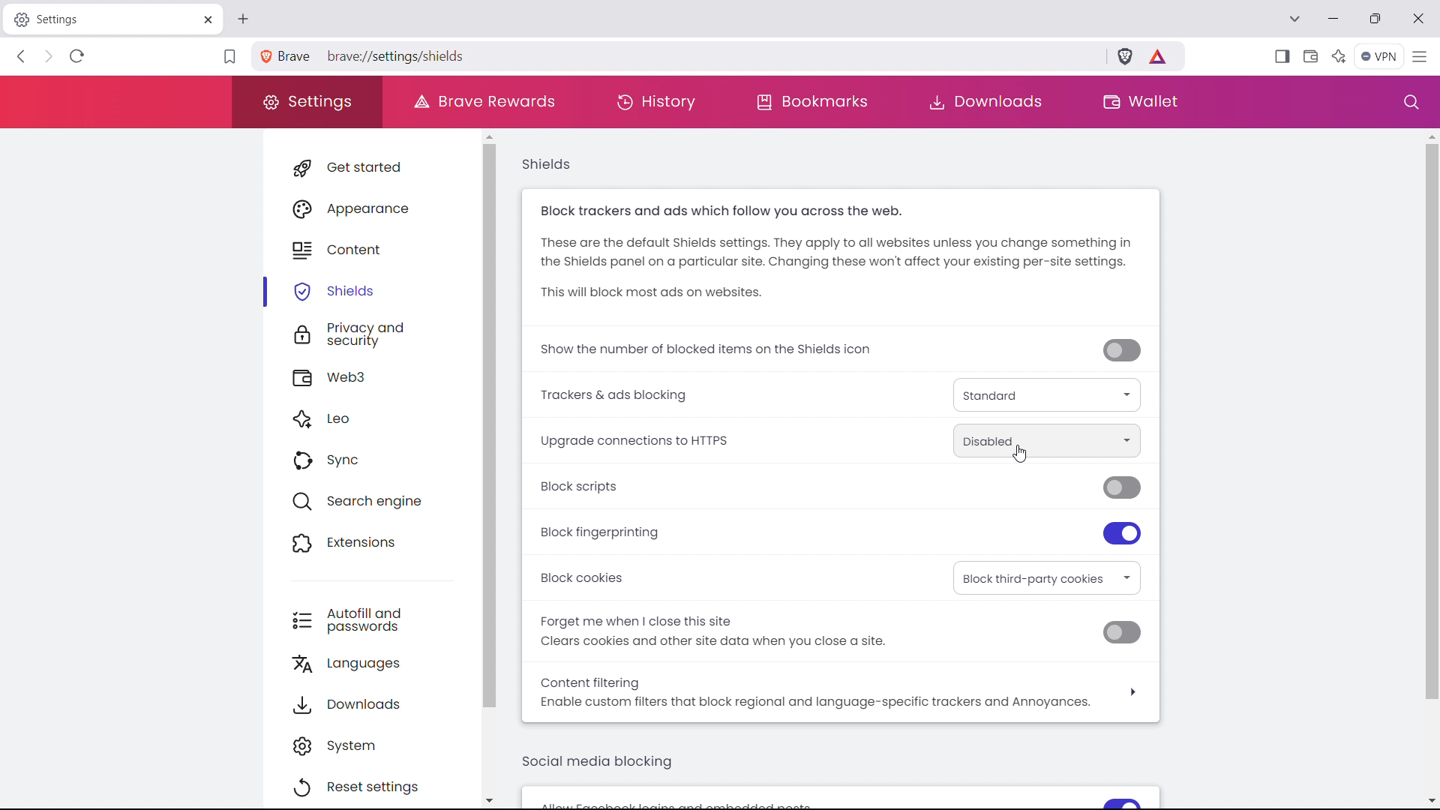 This screenshot has height=810, width=1440. What do you see at coordinates (1138, 101) in the screenshot?
I see `wallet` at bounding box center [1138, 101].